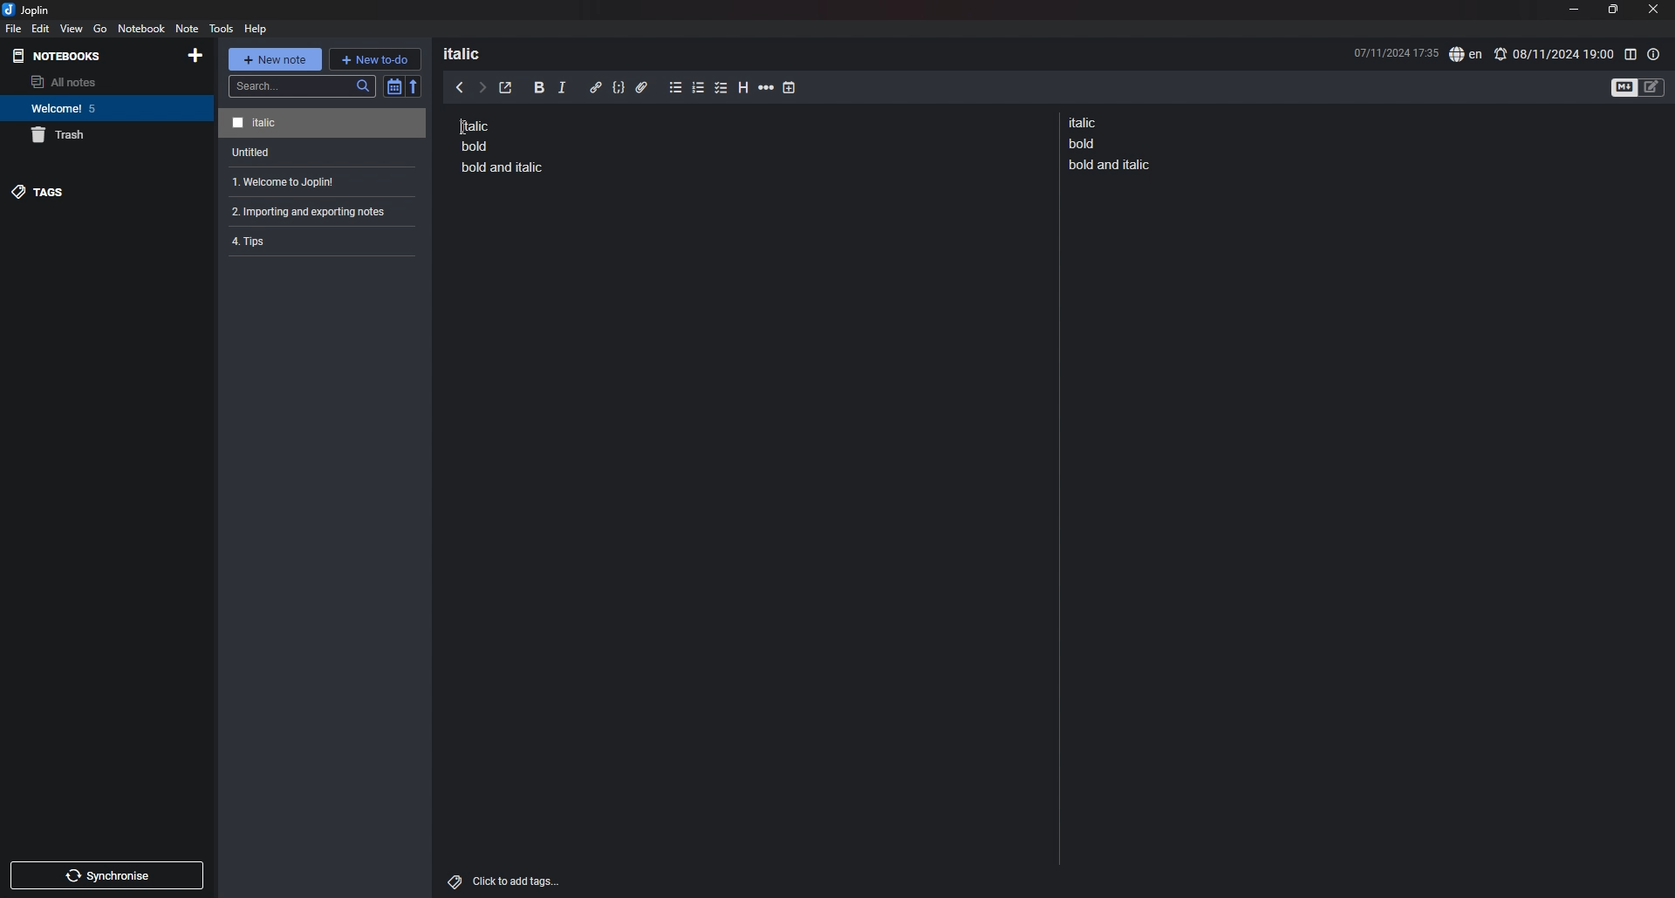 This screenshot has height=898, width=1675. Describe the element at coordinates (142, 28) in the screenshot. I see `notebook` at that location.